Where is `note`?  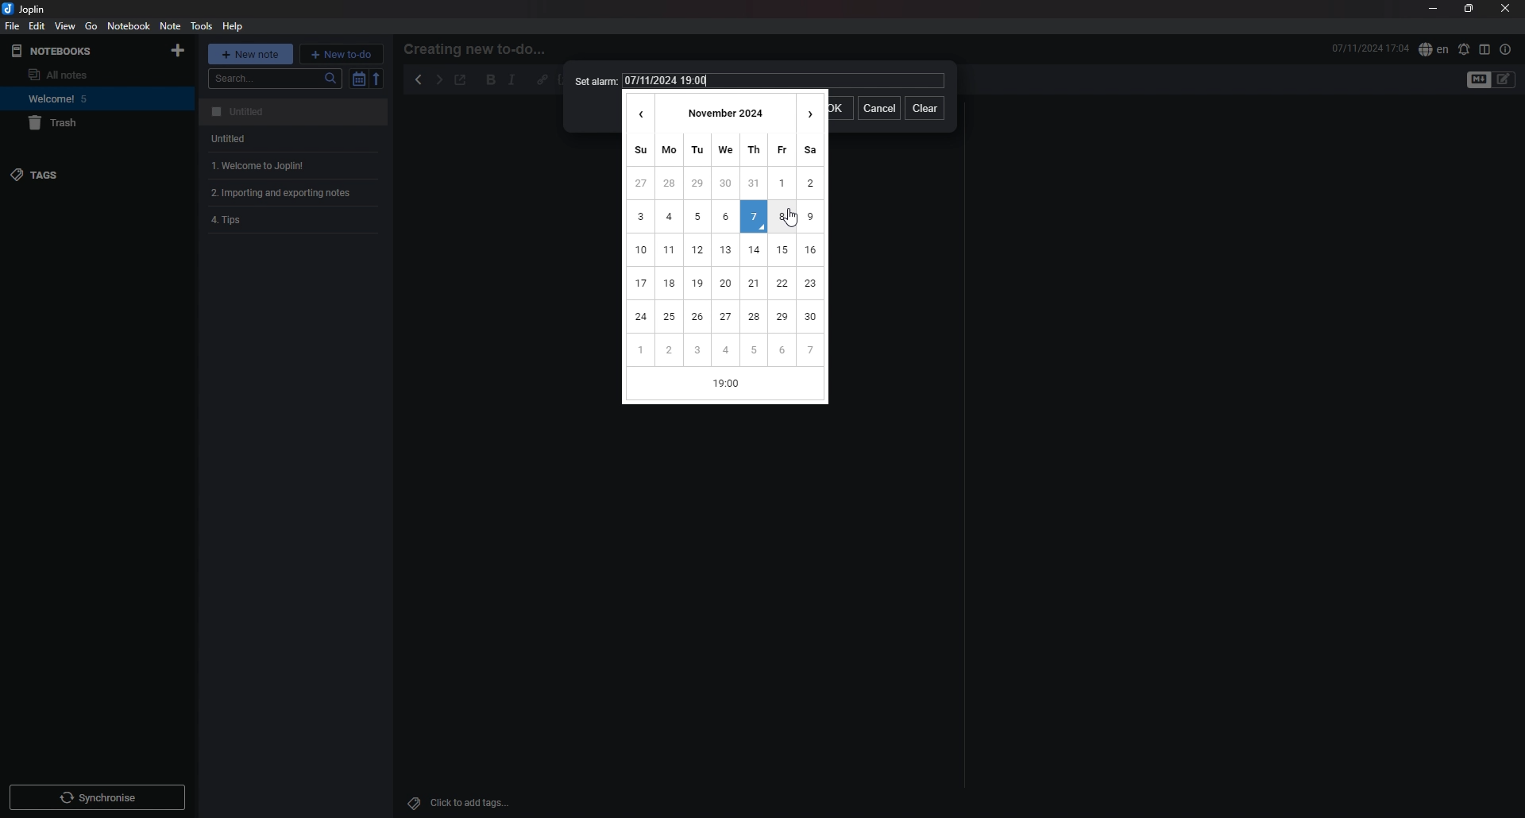 note is located at coordinates (295, 138).